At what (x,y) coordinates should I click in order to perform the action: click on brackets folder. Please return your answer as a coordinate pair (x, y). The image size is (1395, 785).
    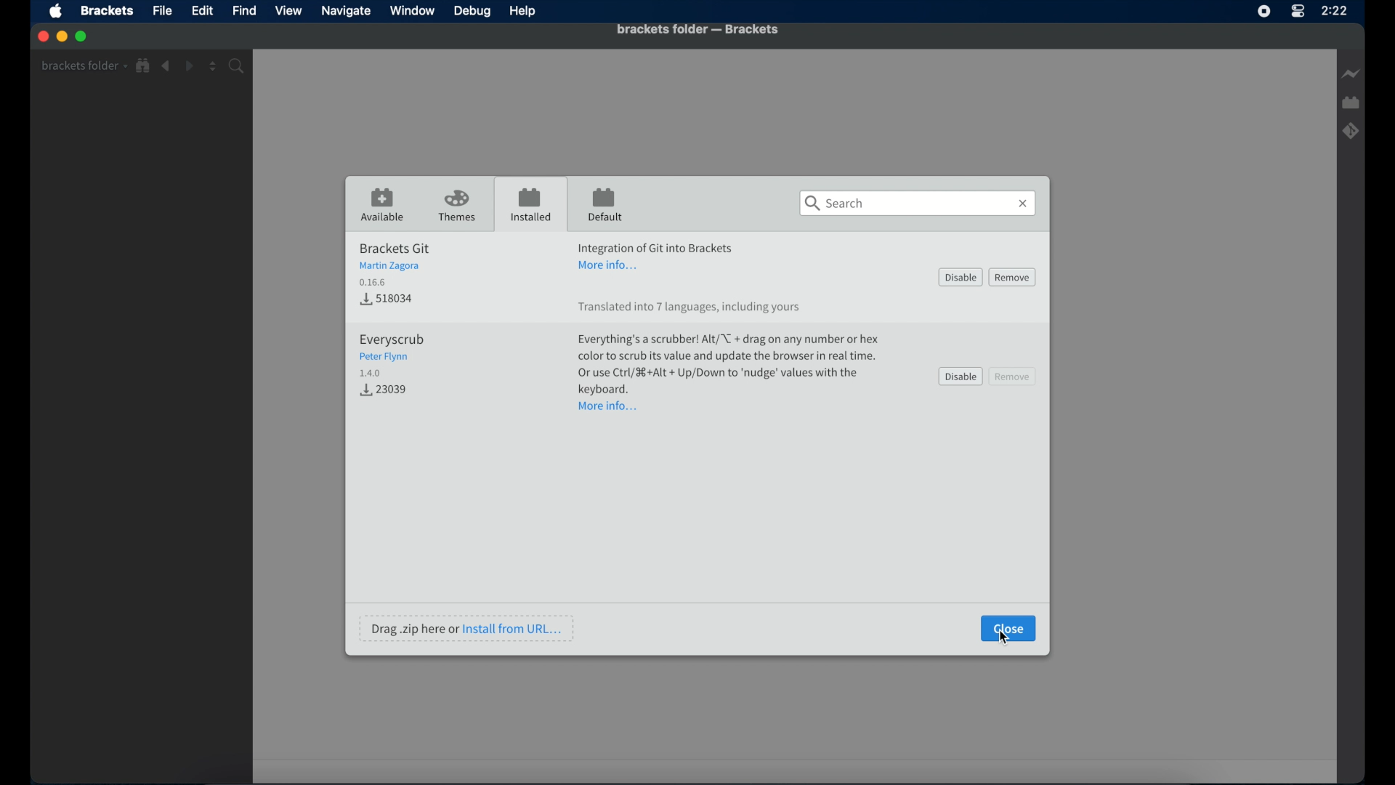
    Looking at the image, I should click on (84, 65).